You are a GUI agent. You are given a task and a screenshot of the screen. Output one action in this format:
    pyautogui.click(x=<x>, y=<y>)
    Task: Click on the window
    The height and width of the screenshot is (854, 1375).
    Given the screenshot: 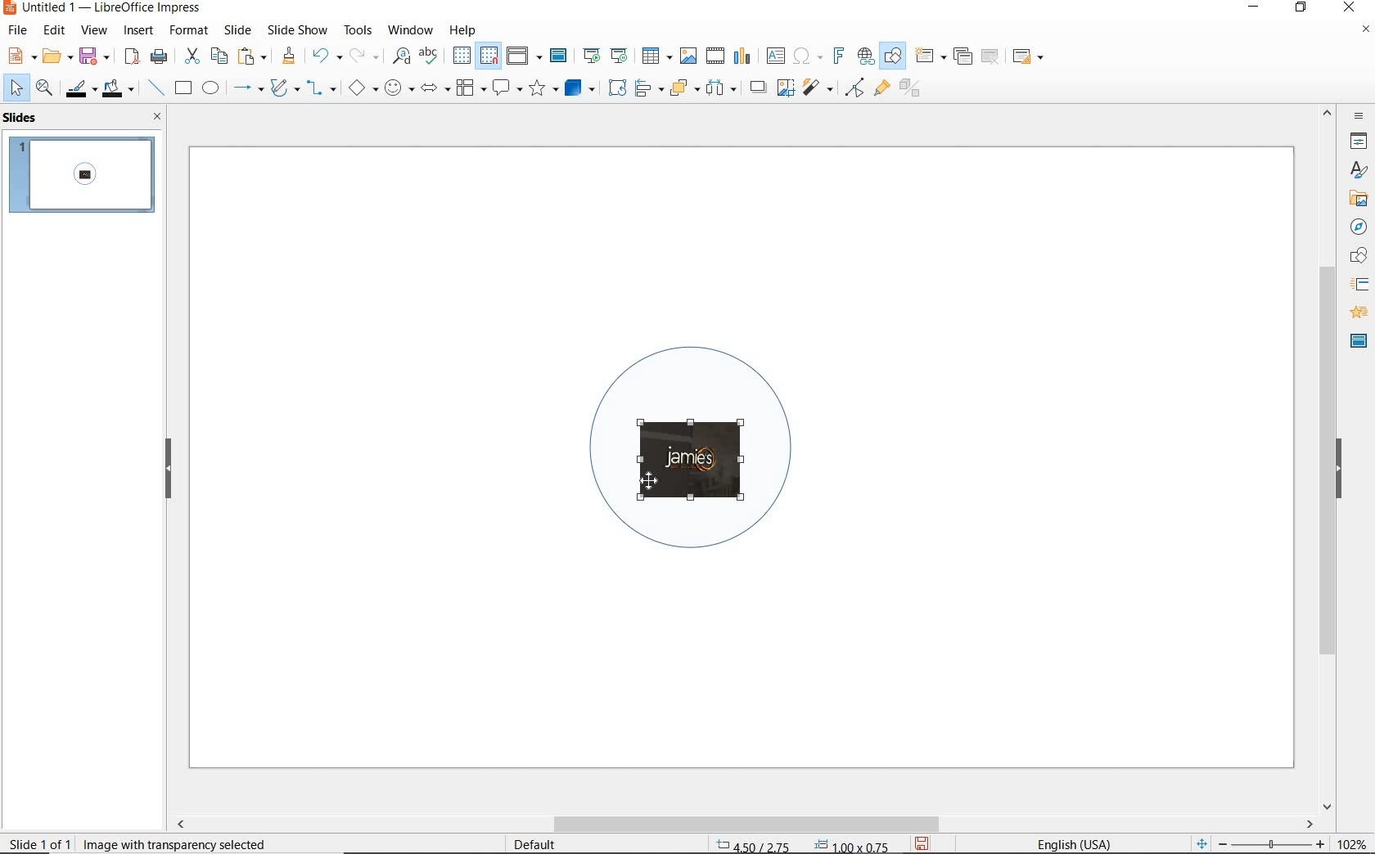 What is the action you would take?
    pyautogui.click(x=410, y=29)
    